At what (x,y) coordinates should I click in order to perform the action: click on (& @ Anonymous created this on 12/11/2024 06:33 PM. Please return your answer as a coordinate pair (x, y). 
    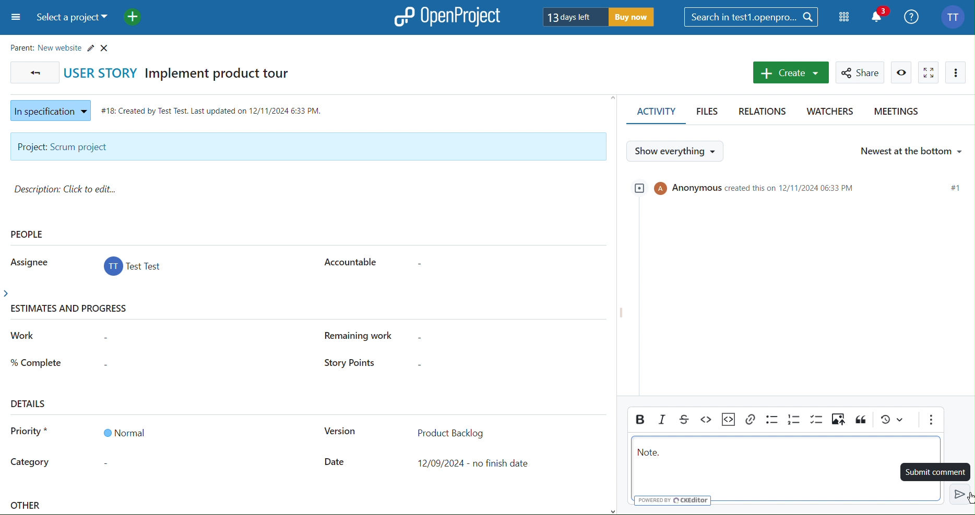
    Looking at the image, I should click on (748, 187).